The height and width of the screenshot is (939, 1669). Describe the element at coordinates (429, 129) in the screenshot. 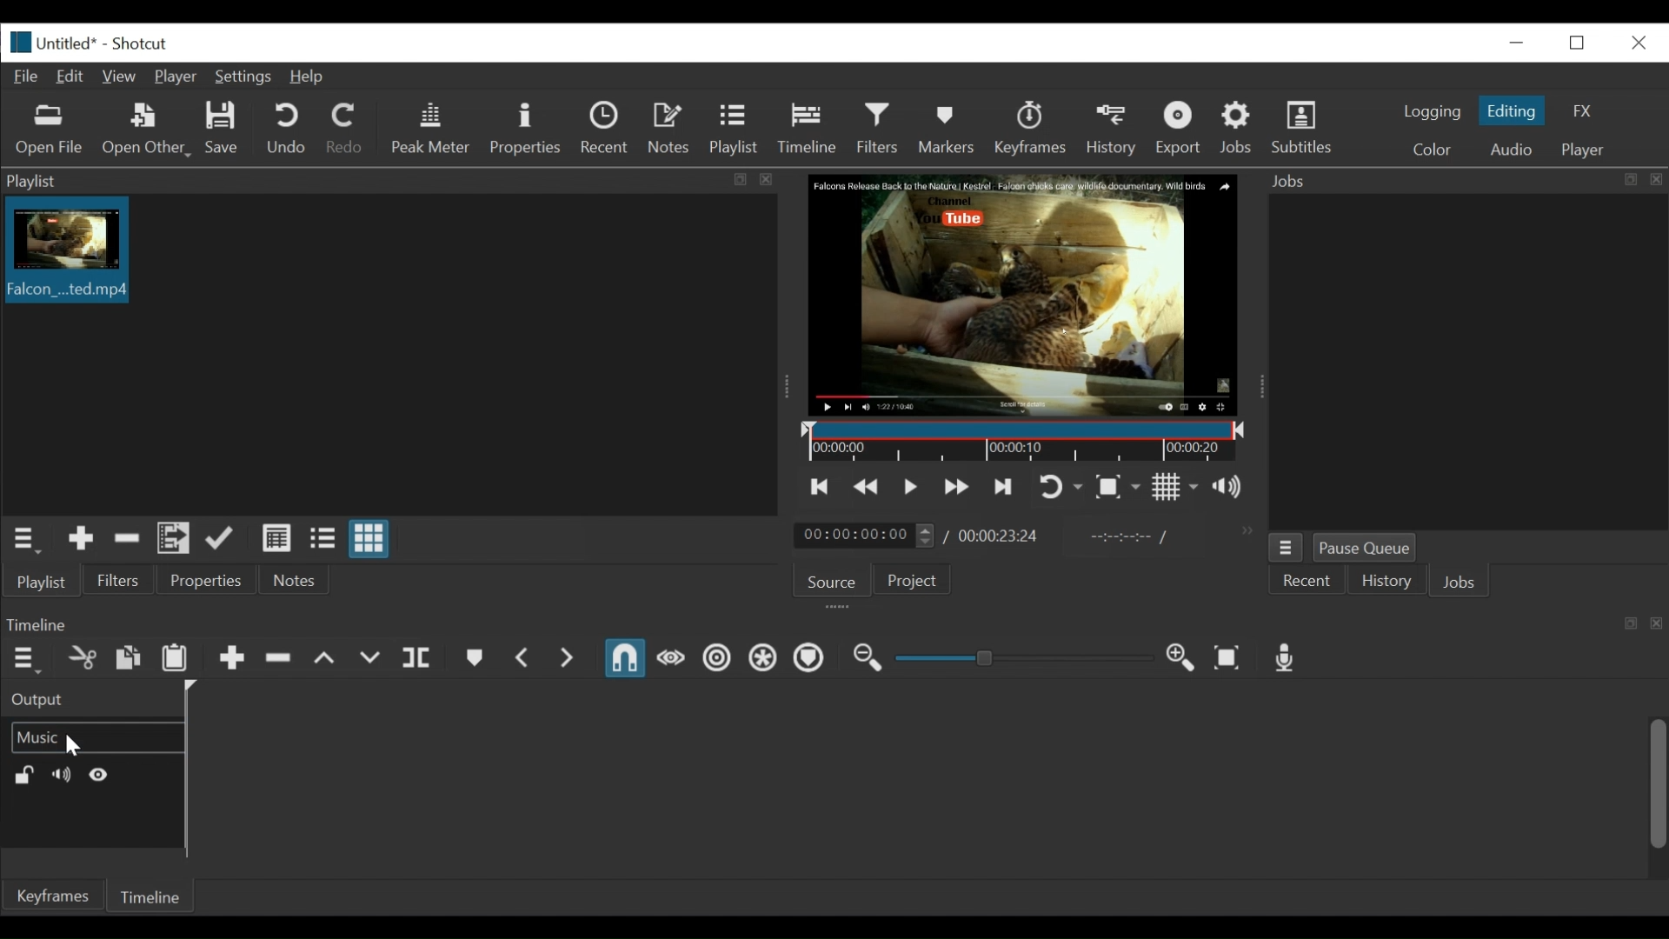

I see `Peak Meter` at that location.